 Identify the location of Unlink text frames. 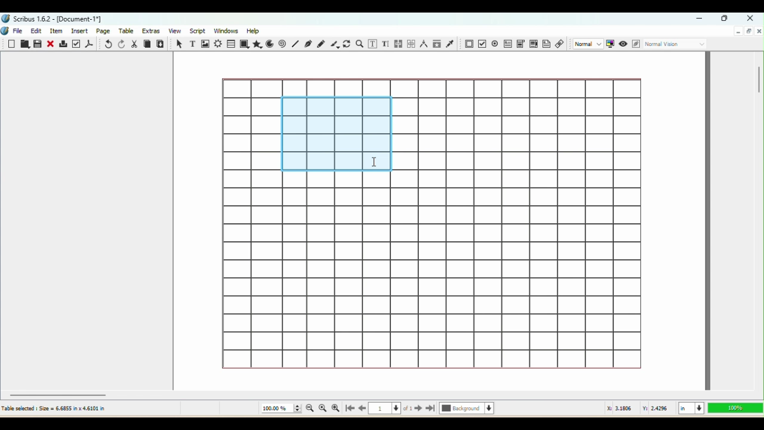
(410, 43).